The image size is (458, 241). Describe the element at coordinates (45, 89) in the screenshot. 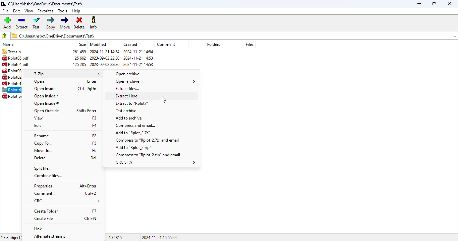

I see `open inside` at that location.